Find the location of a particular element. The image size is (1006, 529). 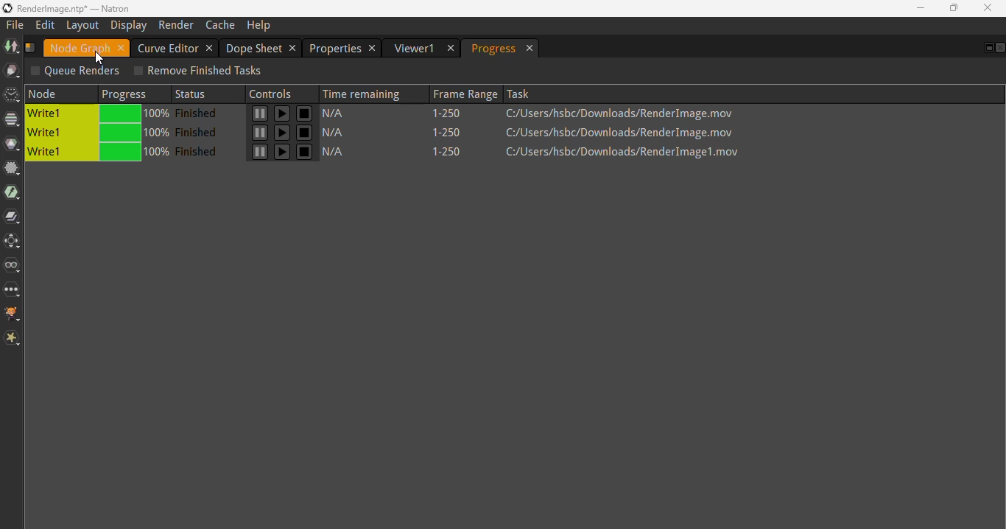

remove finished tasks is located at coordinates (197, 71).